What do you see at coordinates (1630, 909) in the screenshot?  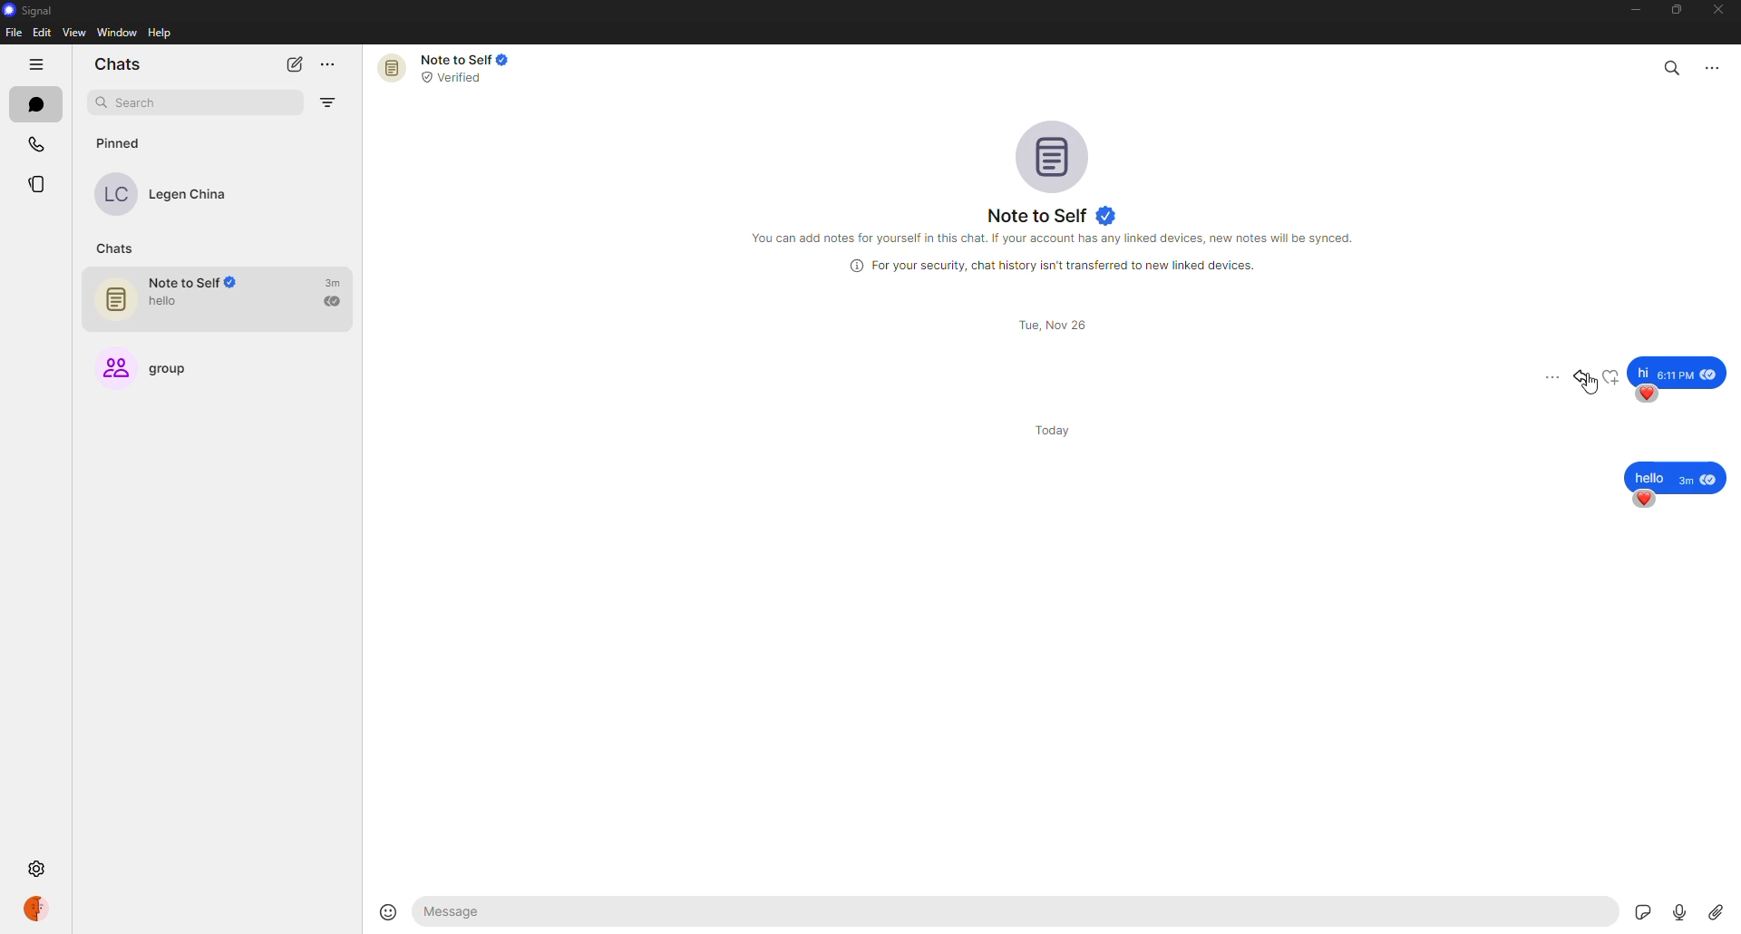 I see `stickers` at bounding box center [1630, 909].